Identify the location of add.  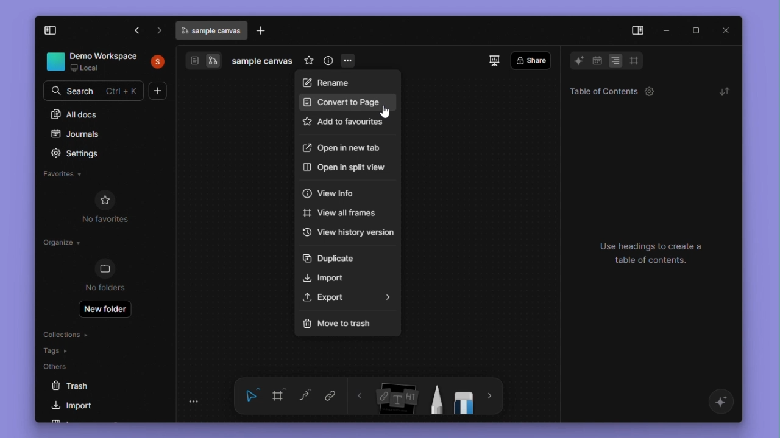
(158, 91).